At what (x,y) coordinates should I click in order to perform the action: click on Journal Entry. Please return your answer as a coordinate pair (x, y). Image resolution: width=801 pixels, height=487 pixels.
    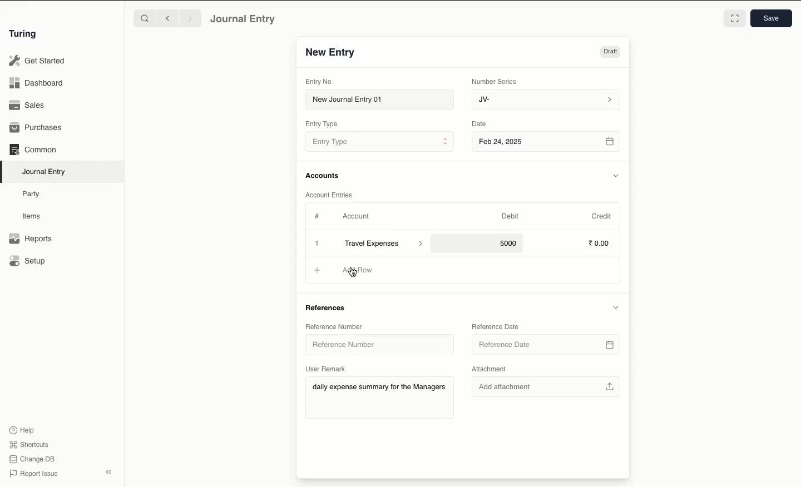
    Looking at the image, I should click on (44, 172).